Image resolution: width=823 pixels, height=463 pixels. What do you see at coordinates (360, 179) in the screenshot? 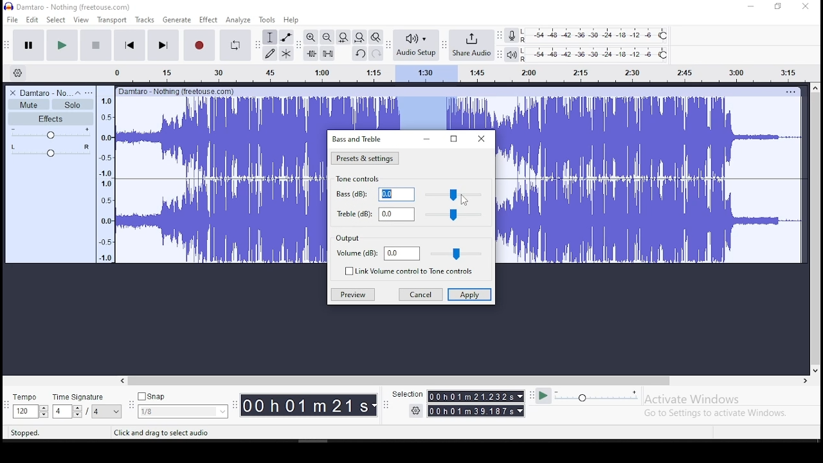
I see `tone controls` at bounding box center [360, 179].